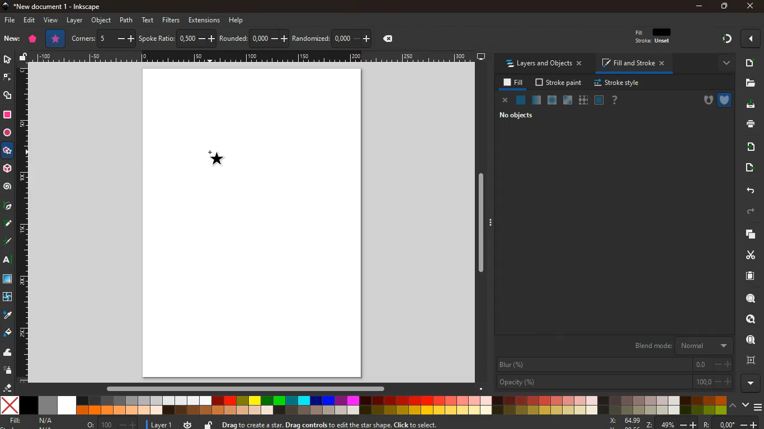 This screenshot has height=429, width=764. I want to click on layers, so click(746, 234).